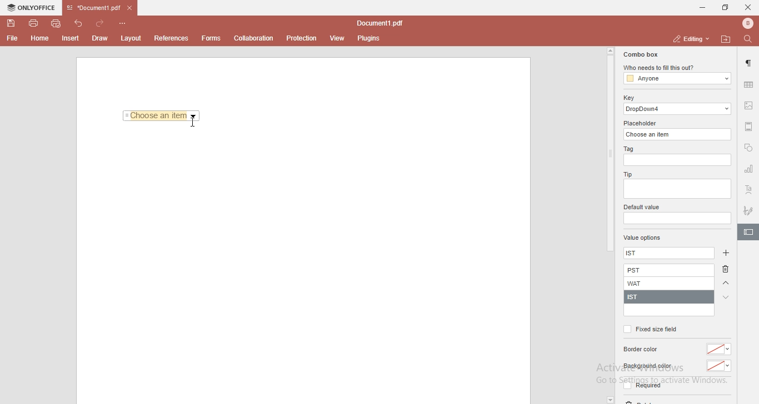 The image size is (759, 404). Describe the element at coordinates (676, 79) in the screenshot. I see `anyone` at that location.